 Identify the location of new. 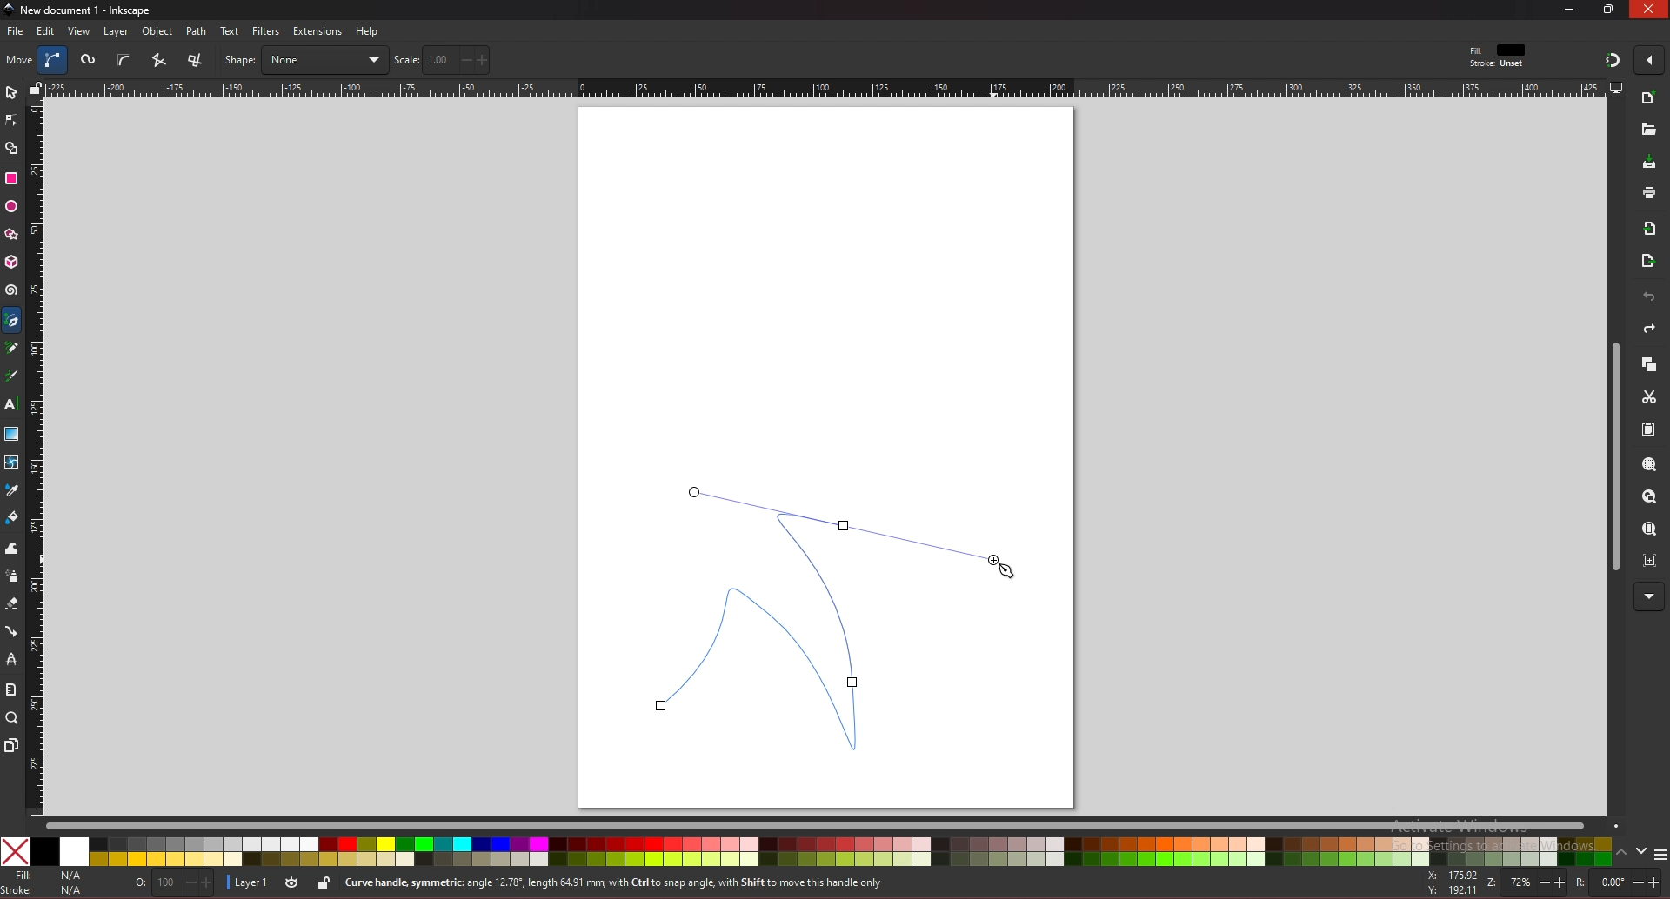
(1647, 130).